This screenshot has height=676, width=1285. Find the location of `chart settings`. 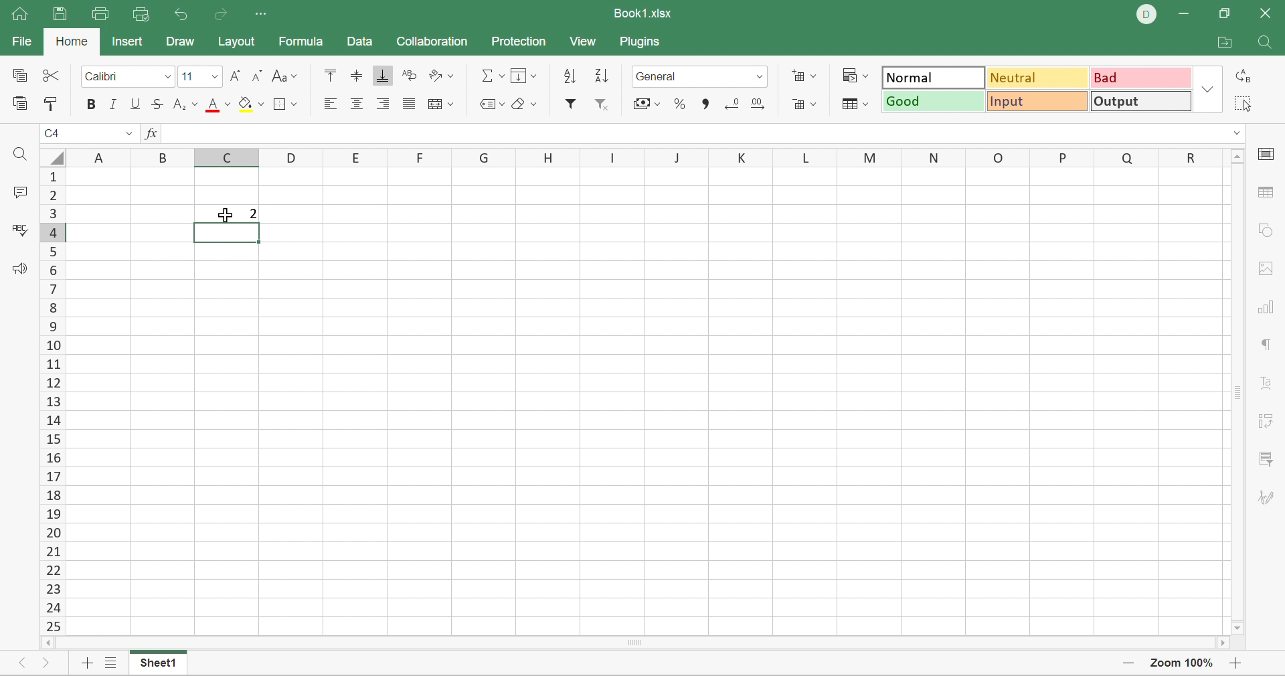

chart settings is located at coordinates (1267, 308).